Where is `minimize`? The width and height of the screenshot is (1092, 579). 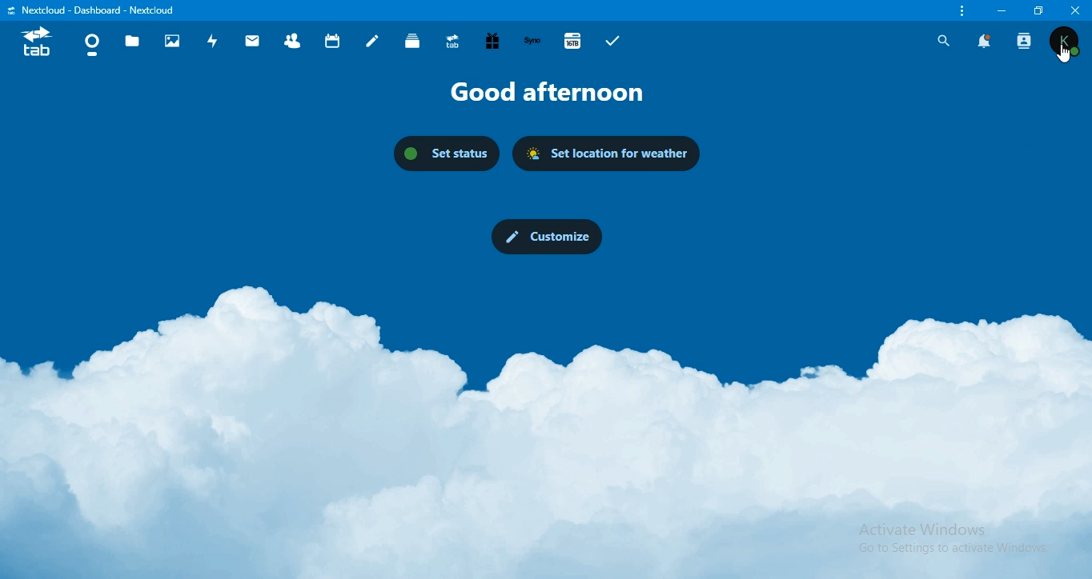
minimize is located at coordinates (1000, 10).